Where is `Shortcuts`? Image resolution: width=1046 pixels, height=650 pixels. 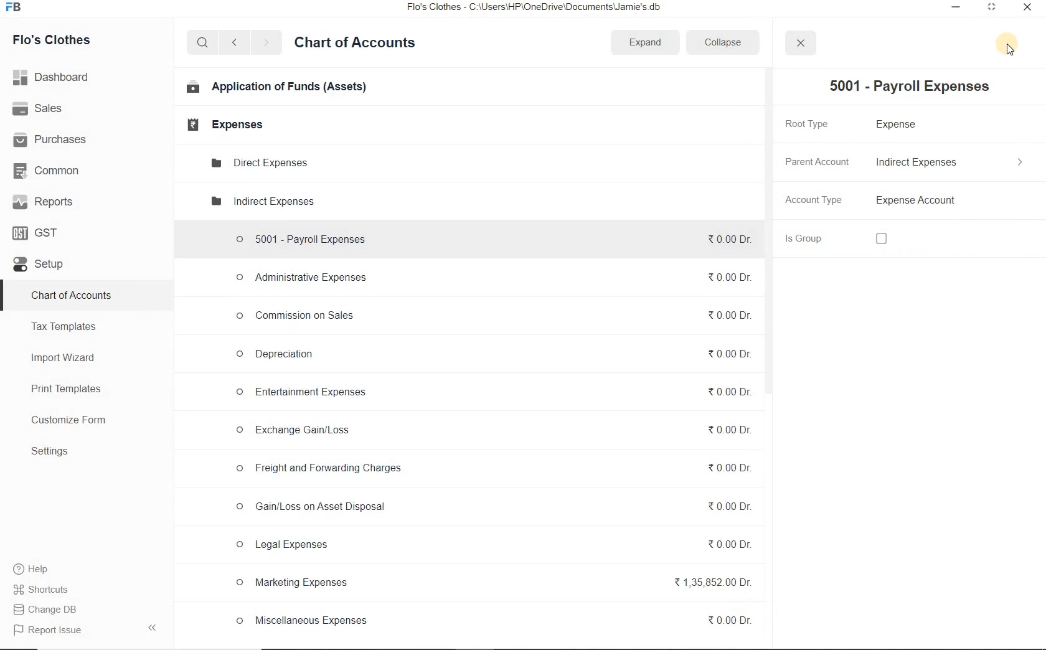 Shortcuts is located at coordinates (52, 590).